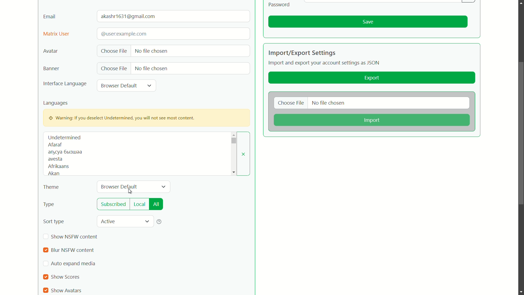 The width and height of the screenshot is (524, 295). What do you see at coordinates (325, 64) in the screenshot?
I see `Import and export your account settings as JSON` at bounding box center [325, 64].